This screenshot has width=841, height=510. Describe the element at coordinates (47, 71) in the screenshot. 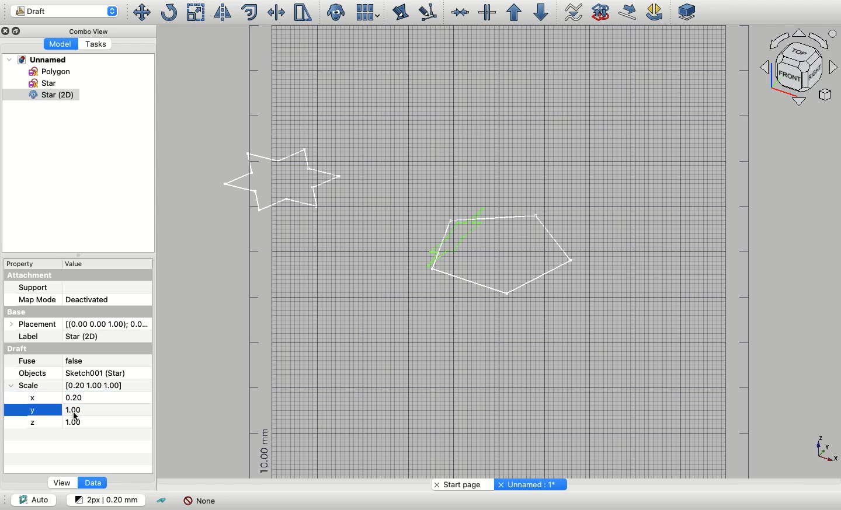

I see `Polygon` at that location.